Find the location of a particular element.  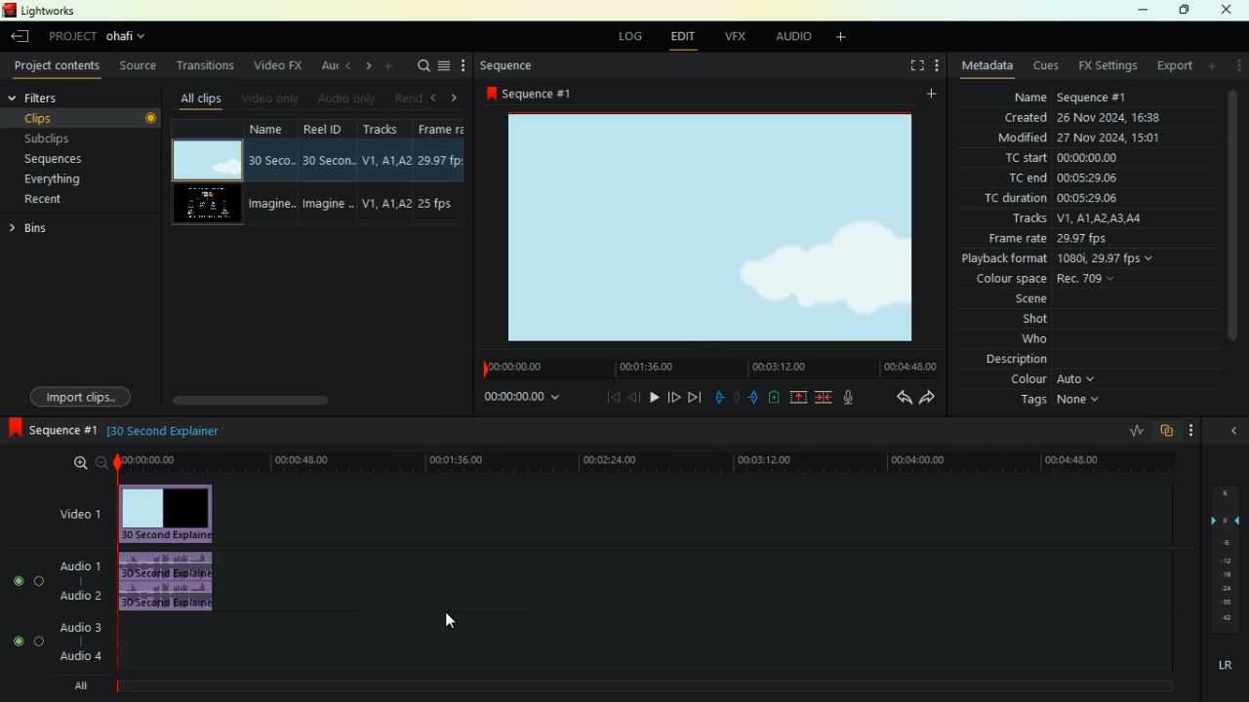

more is located at coordinates (393, 67).